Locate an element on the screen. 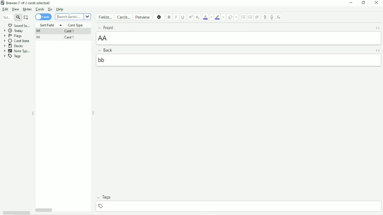 The height and width of the screenshot is (215, 383). search is located at coordinates (18, 18).